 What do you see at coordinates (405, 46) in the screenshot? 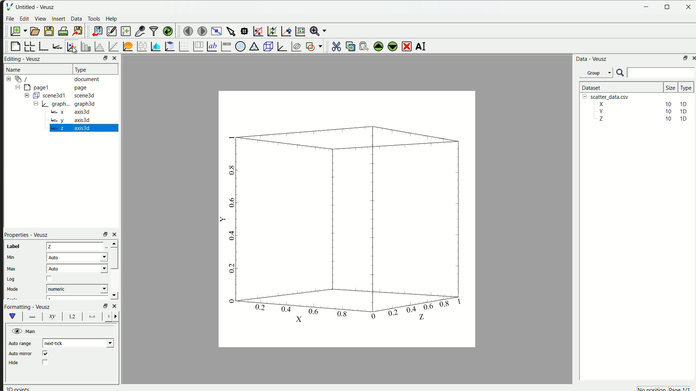
I see `remove the selected widget` at bounding box center [405, 46].